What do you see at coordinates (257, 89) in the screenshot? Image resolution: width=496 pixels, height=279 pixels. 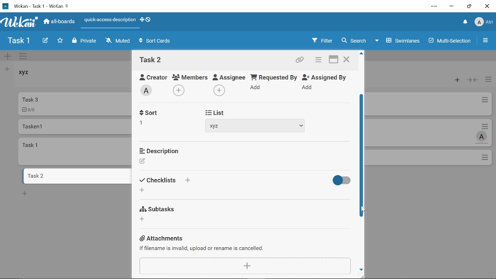 I see `Add` at bounding box center [257, 89].